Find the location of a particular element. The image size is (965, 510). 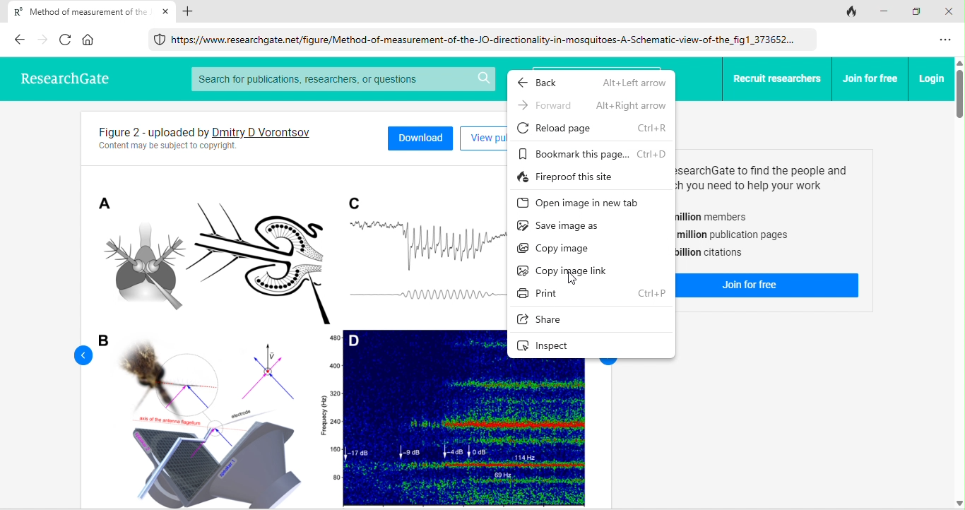

image is located at coordinates (297, 337).